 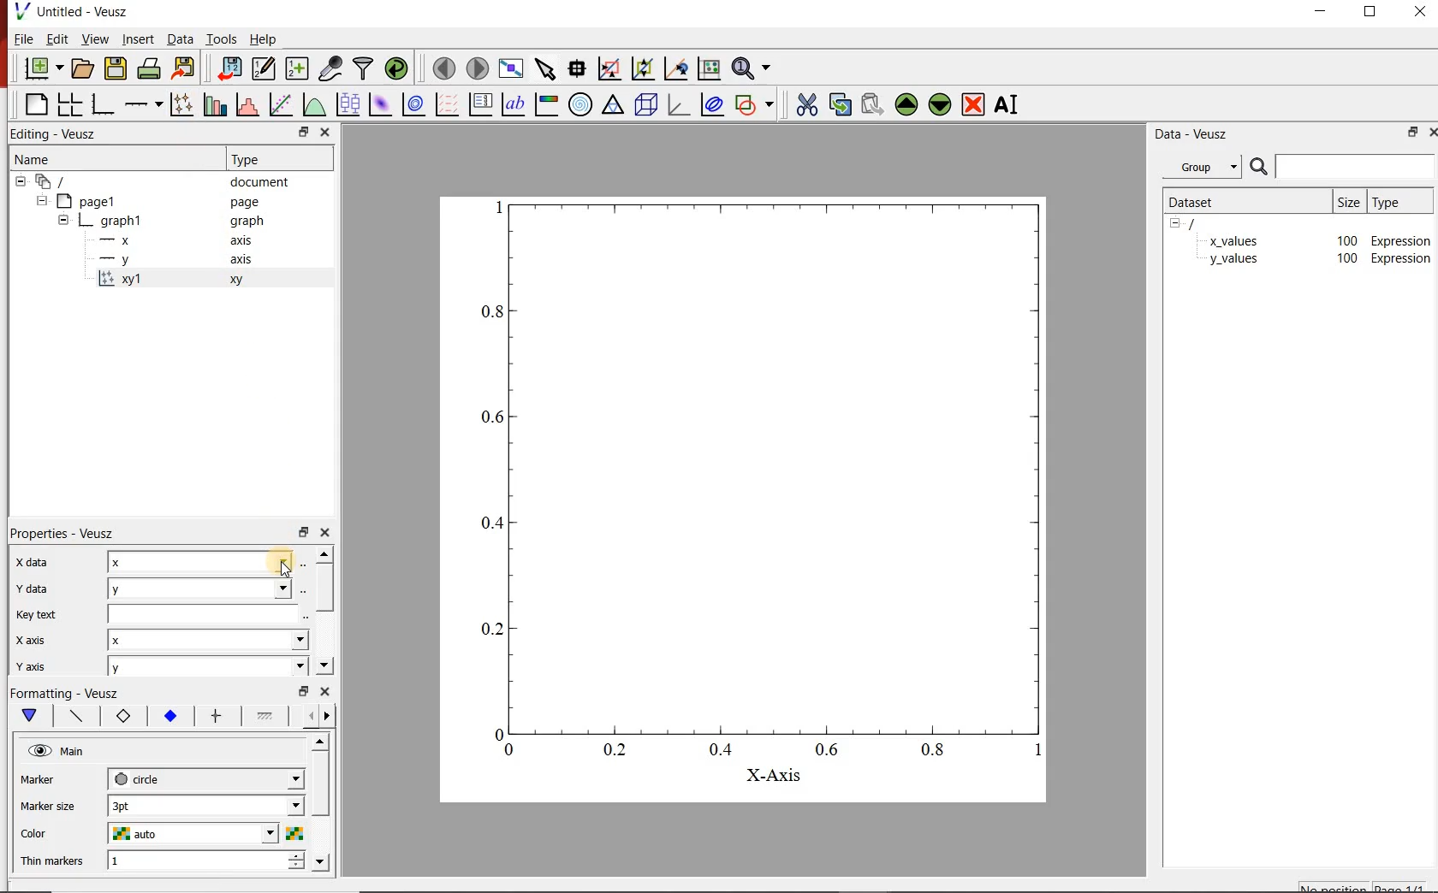 I want to click on arrange graphs in a grid, so click(x=69, y=105).